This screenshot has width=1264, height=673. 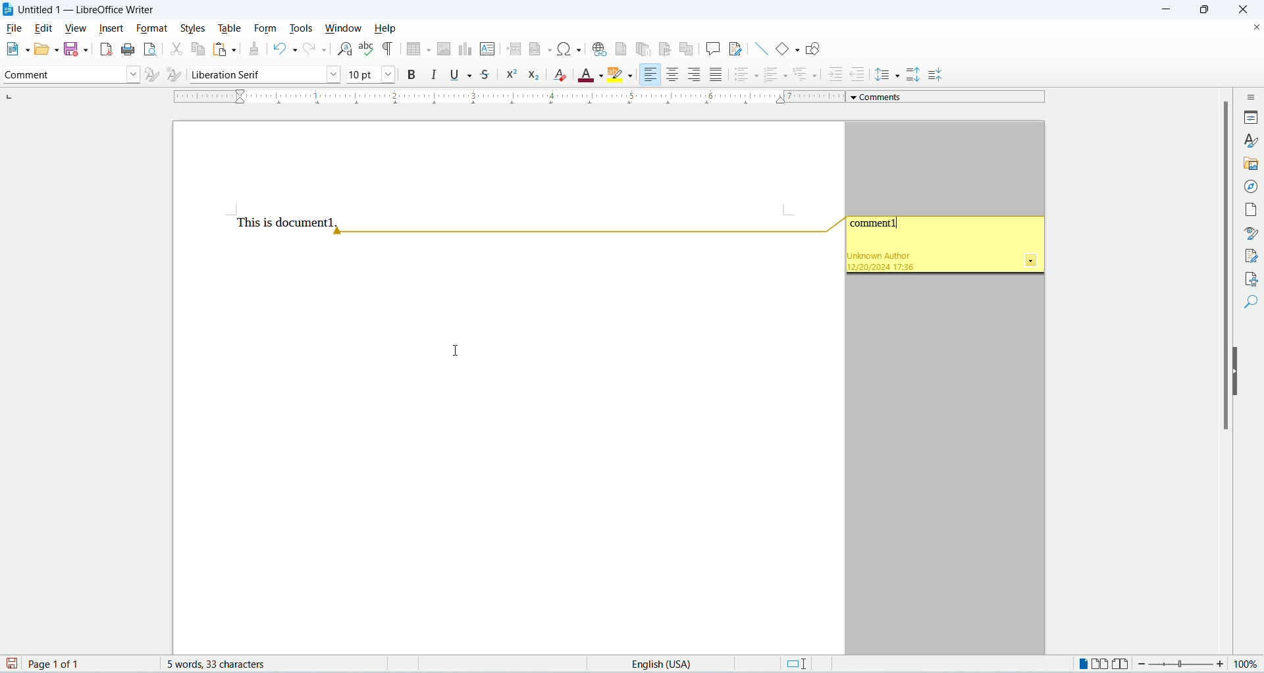 I want to click on italics, so click(x=433, y=74).